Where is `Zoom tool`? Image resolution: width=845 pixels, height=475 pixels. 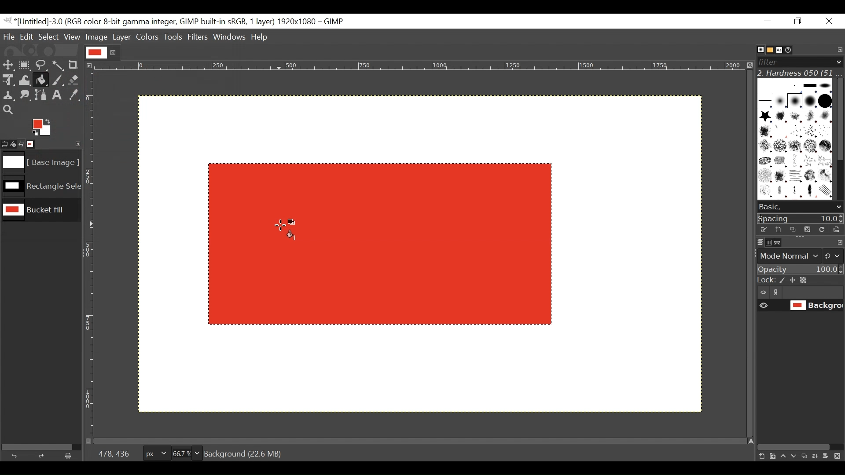 Zoom tool is located at coordinates (8, 109).